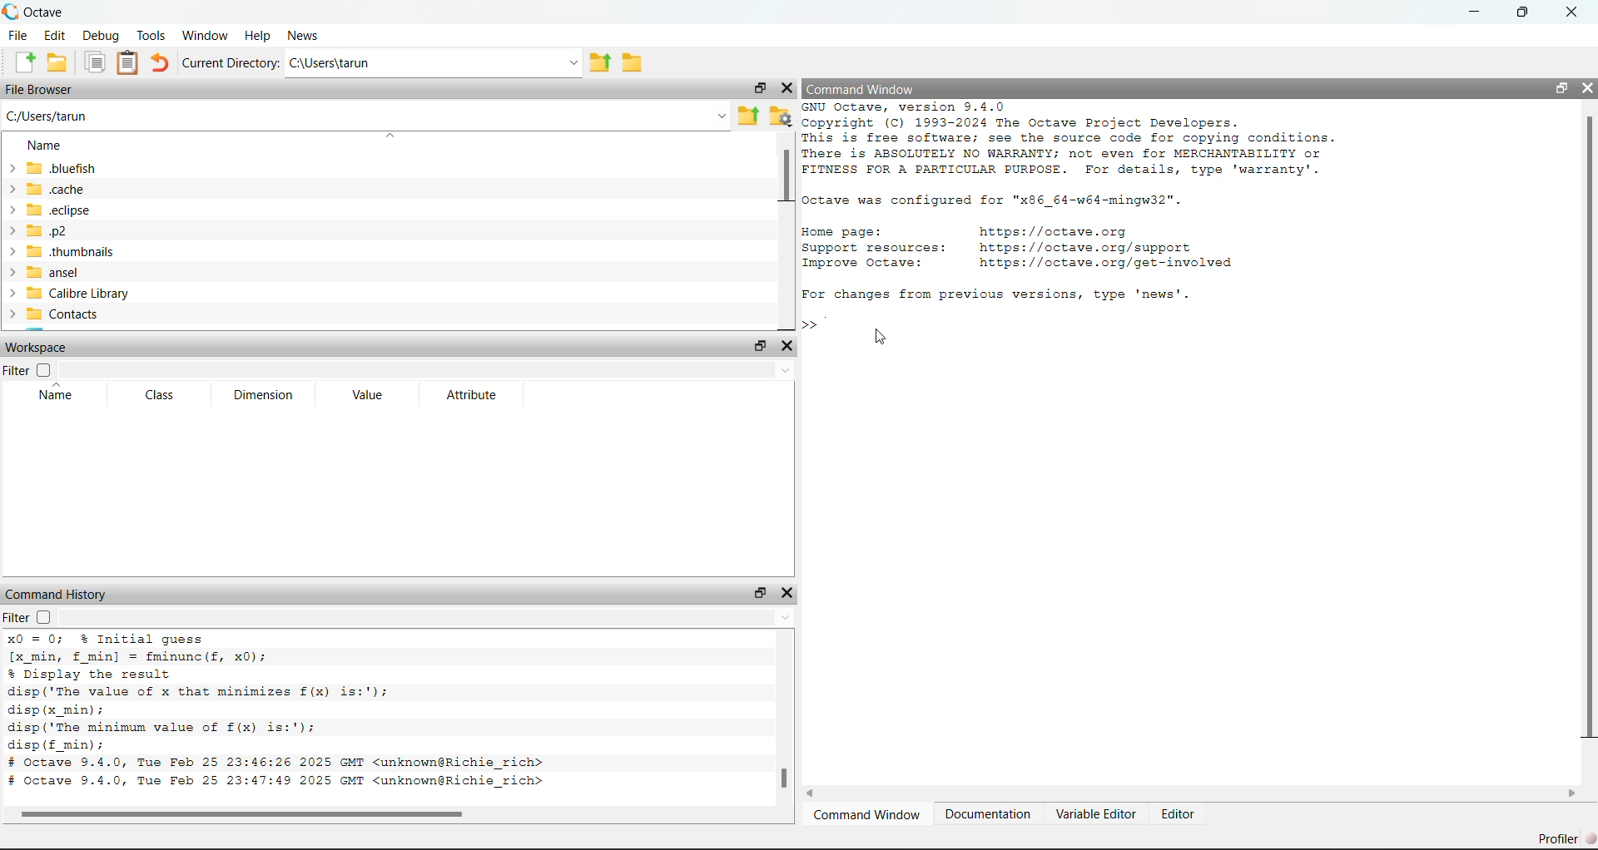 Image resolution: width=1598 pixels, height=850 pixels. Describe the element at coordinates (33, 617) in the screenshot. I see `Filter` at that location.